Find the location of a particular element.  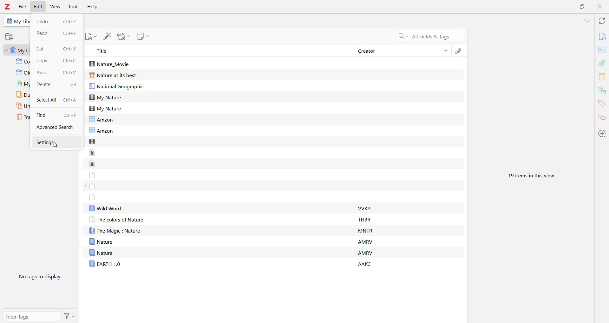

Cut is located at coordinates (40, 49).